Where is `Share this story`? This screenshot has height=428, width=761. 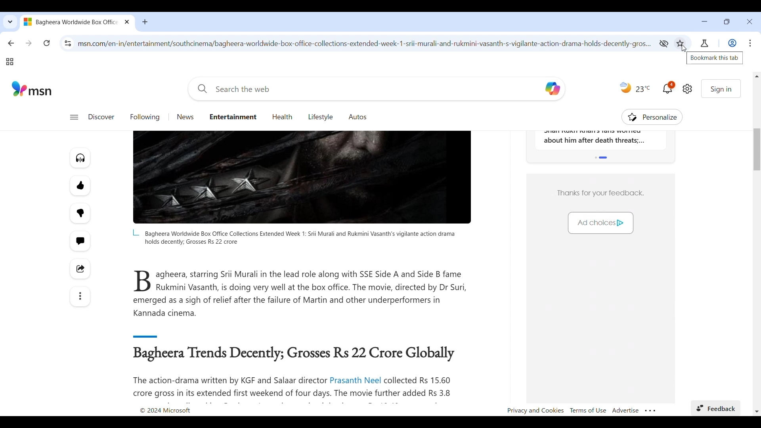 Share this story is located at coordinates (80, 269).